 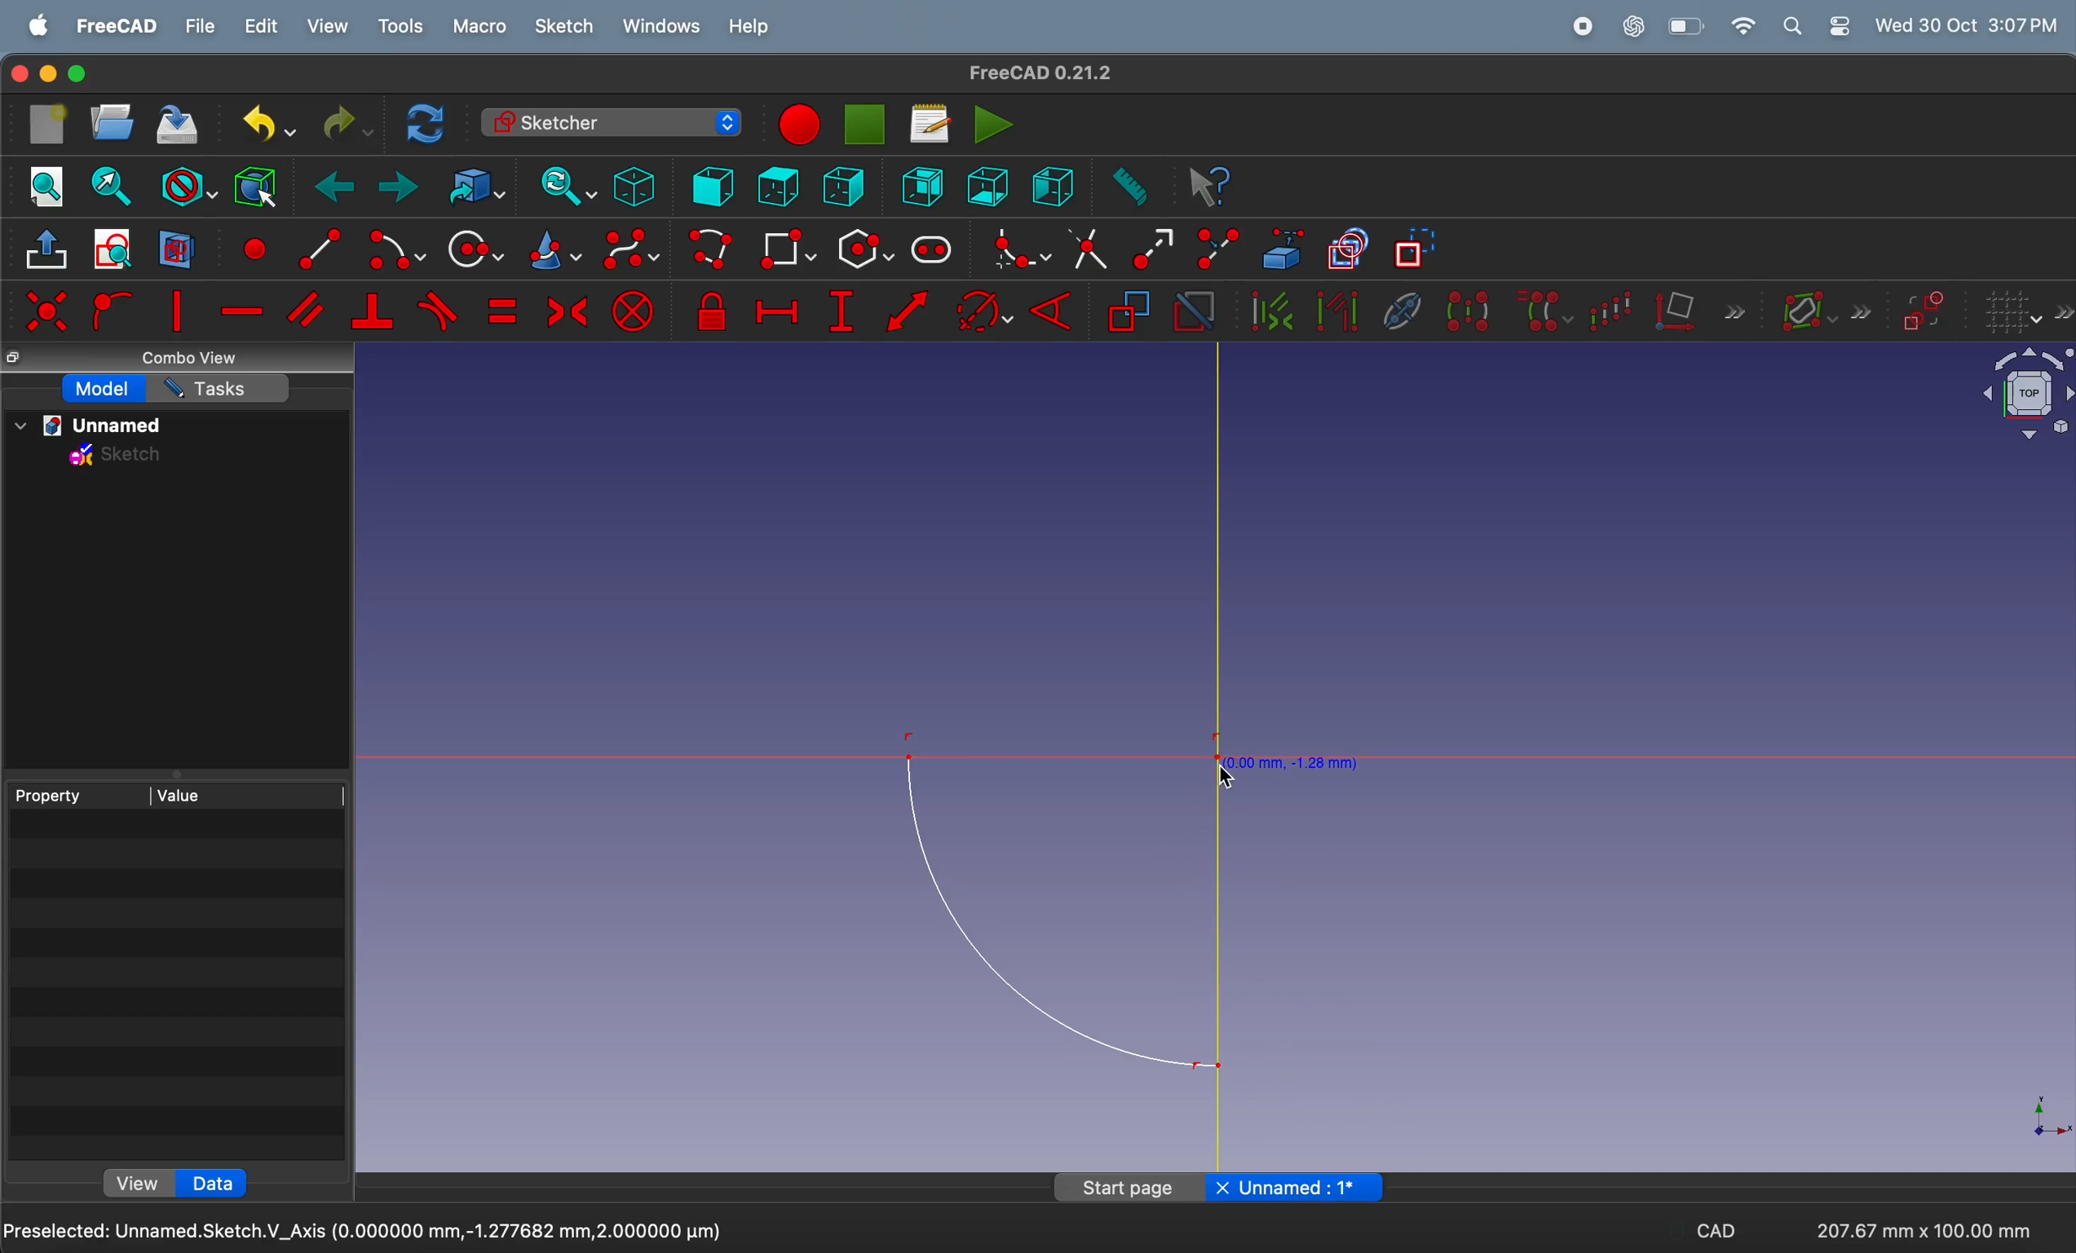 I want to click on battery, so click(x=1688, y=26).